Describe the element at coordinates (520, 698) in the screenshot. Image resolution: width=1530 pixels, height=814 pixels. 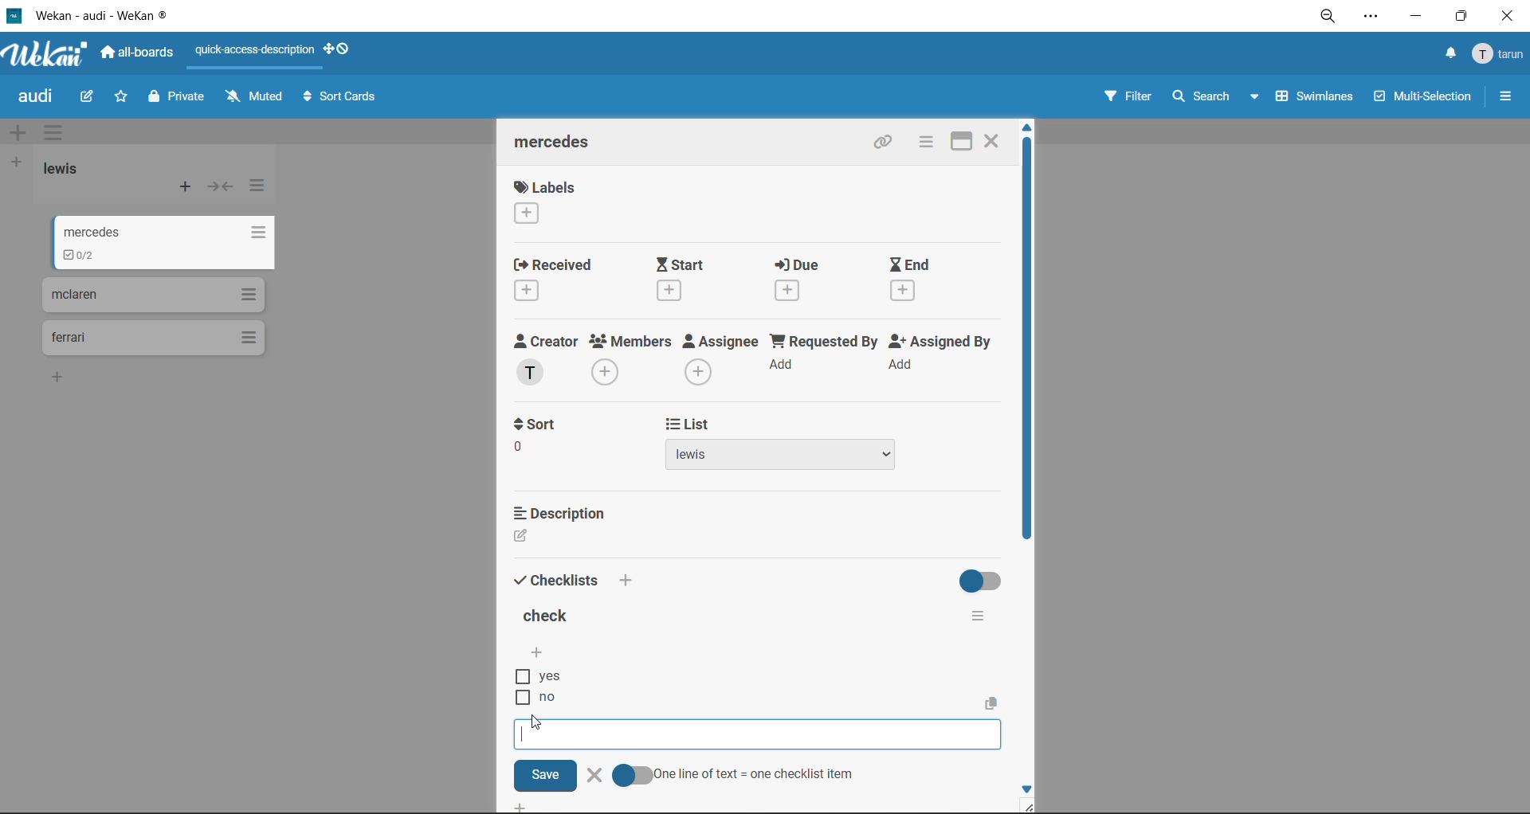
I see `Checkbox` at that location.